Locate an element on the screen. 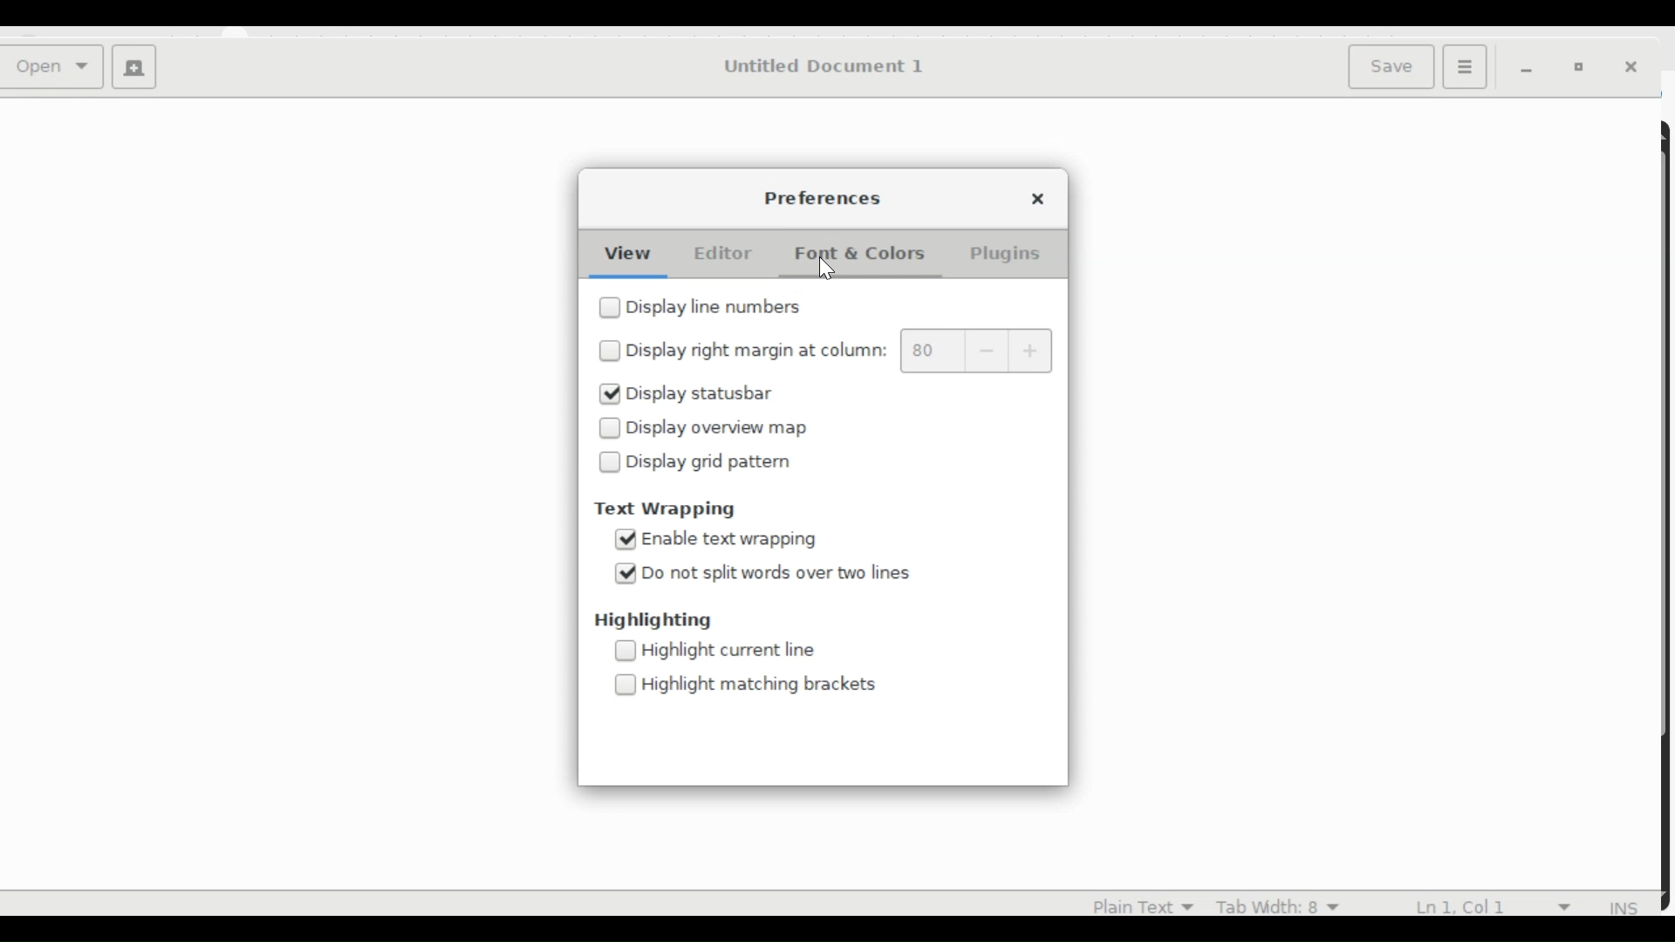  Higlighting is located at coordinates (650, 622).